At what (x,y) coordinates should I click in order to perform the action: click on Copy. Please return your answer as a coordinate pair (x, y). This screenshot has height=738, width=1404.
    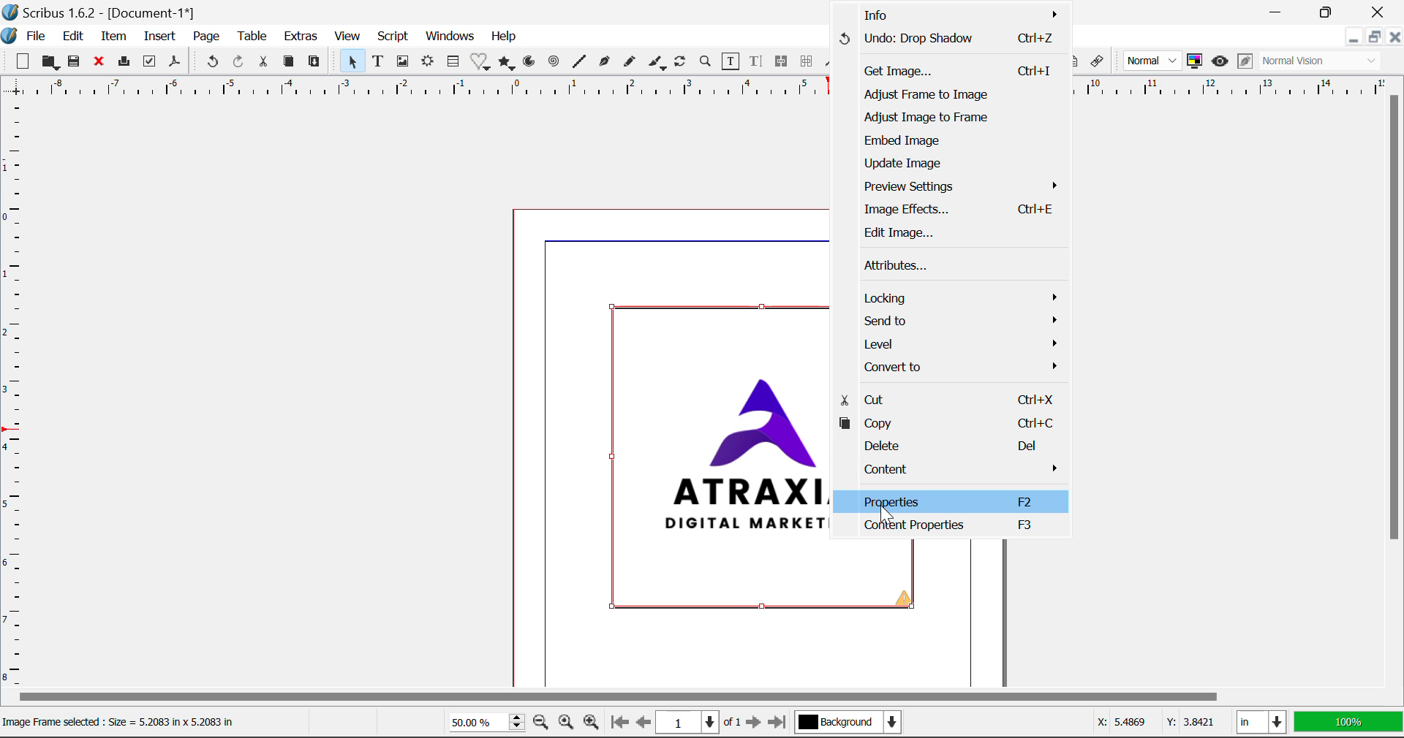
    Looking at the image, I should click on (952, 424).